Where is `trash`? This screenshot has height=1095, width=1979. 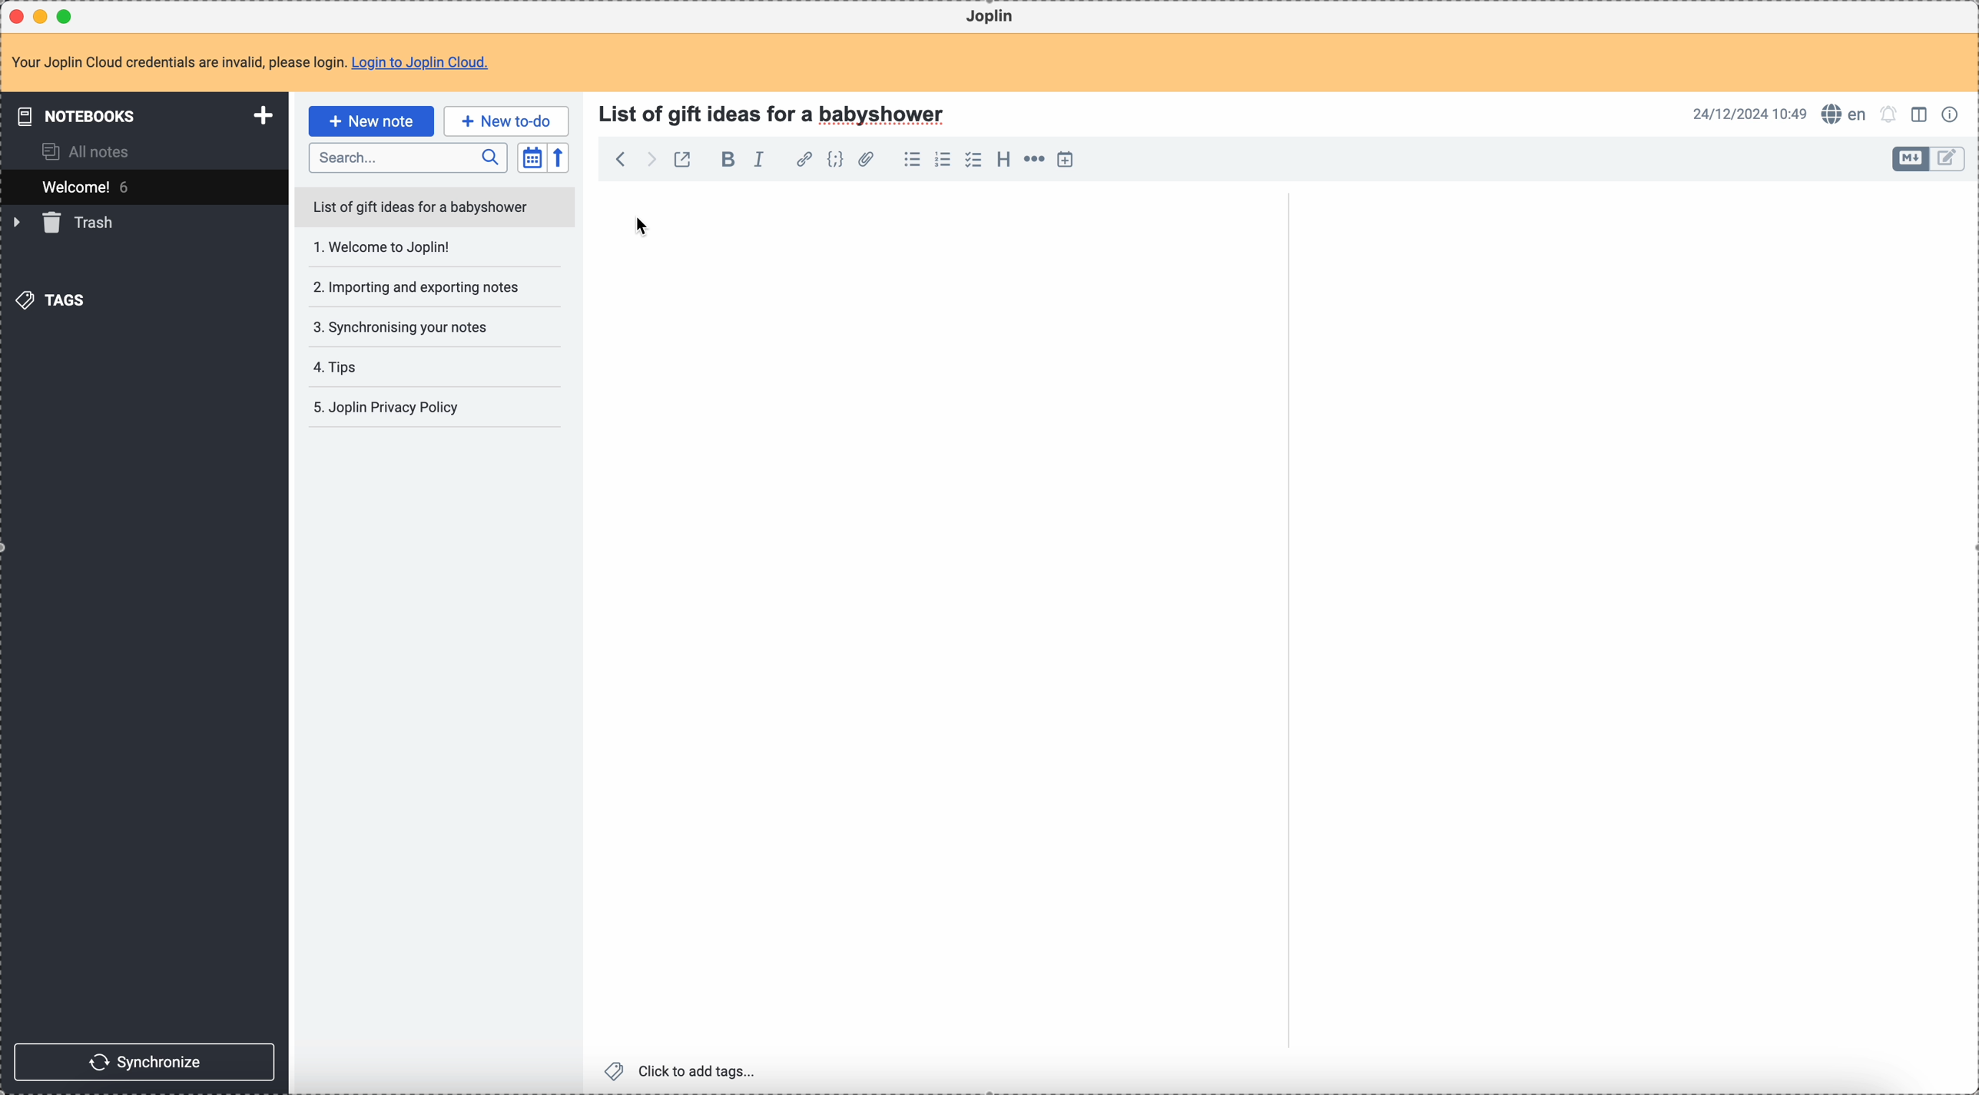 trash is located at coordinates (67, 224).